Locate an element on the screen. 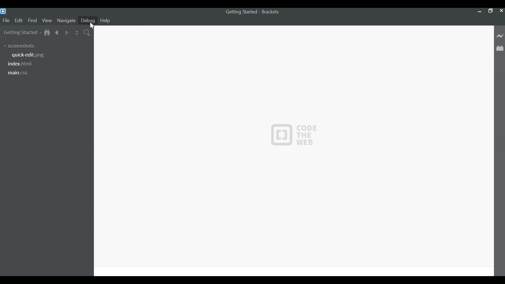 This screenshot has height=284, width=505. Split the Editor Vertically or horizontally is located at coordinates (77, 33).